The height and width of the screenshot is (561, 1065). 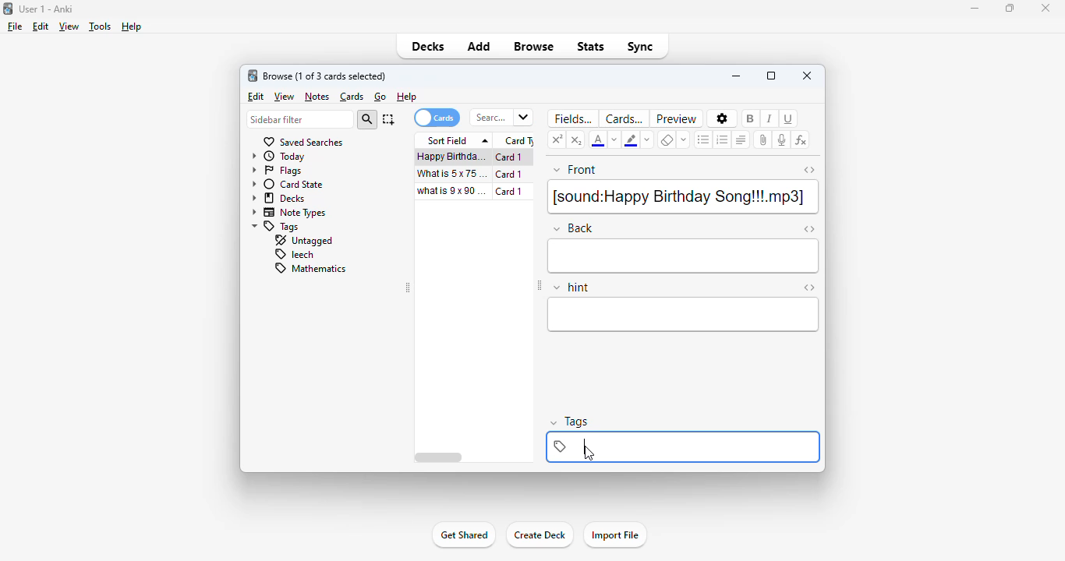 What do you see at coordinates (741, 139) in the screenshot?
I see `alignment` at bounding box center [741, 139].